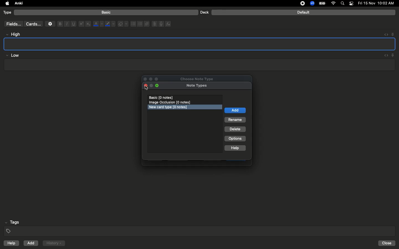  What do you see at coordinates (303, 12) in the screenshot?
I see `Default` at bounding box center [303, 12].